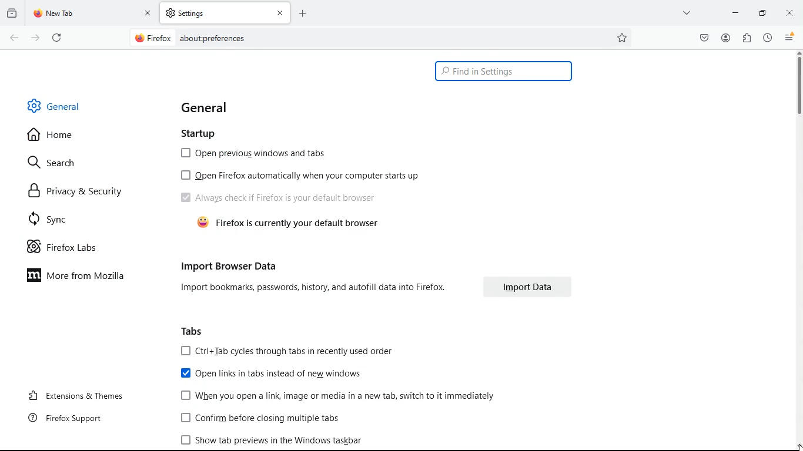 The height and width of the screenshot is (451, 803). Describe the element at coordinates (761, 12) in the screenshot. I see `minimize` at that location.